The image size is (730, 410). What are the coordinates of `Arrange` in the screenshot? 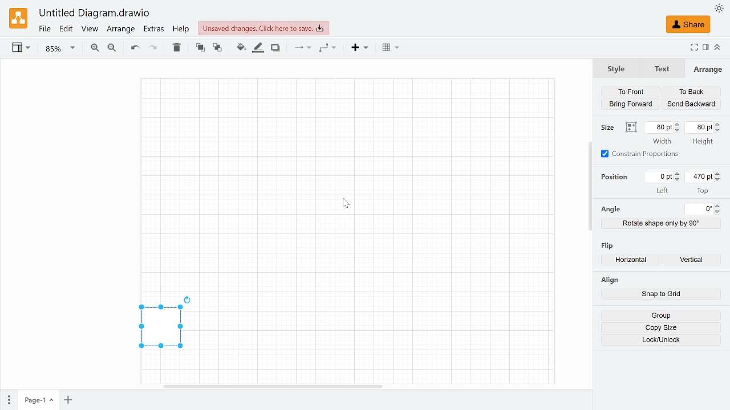 It's located at (708, 69).